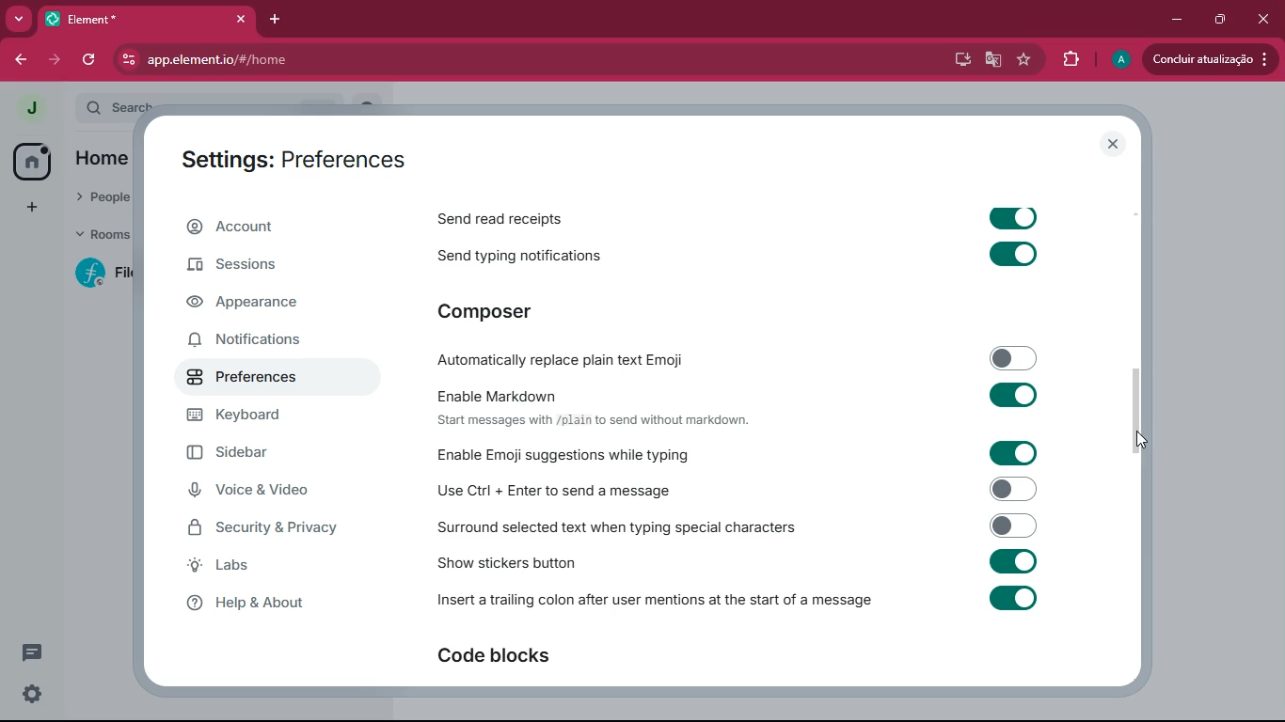  I want to click on forward, so click(57, 60).